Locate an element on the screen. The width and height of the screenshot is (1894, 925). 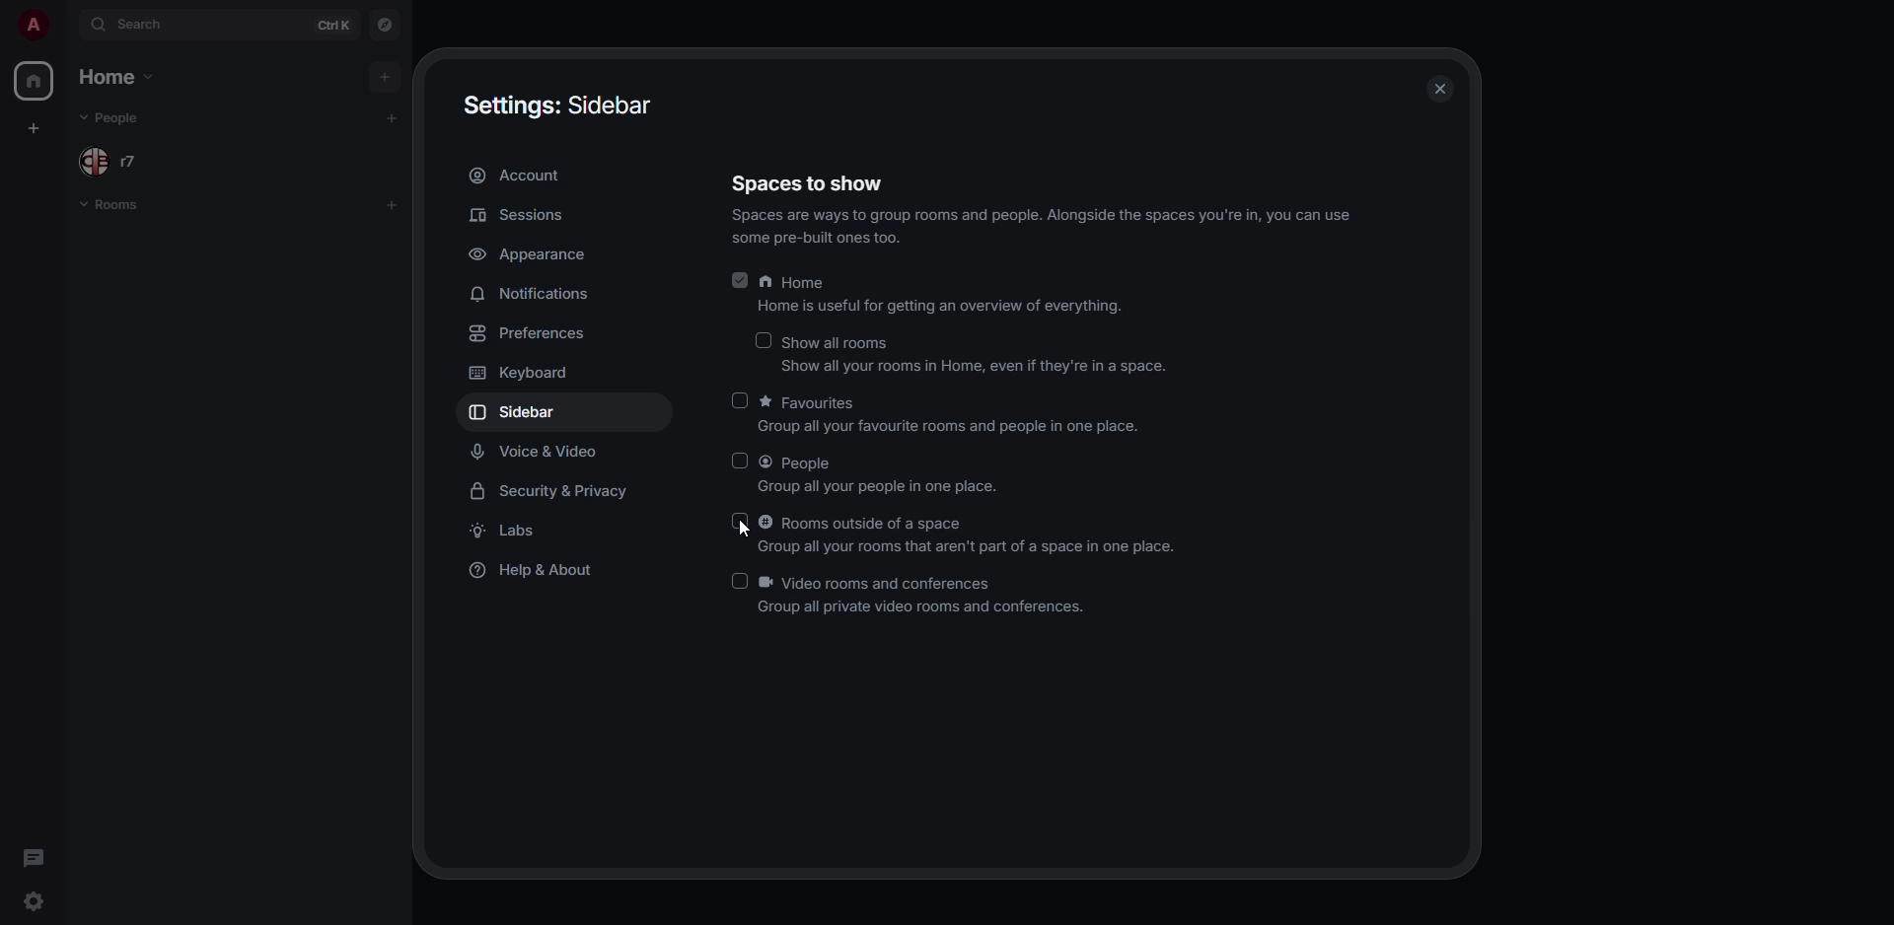
show all rooms is located at coordinates (979, 356).